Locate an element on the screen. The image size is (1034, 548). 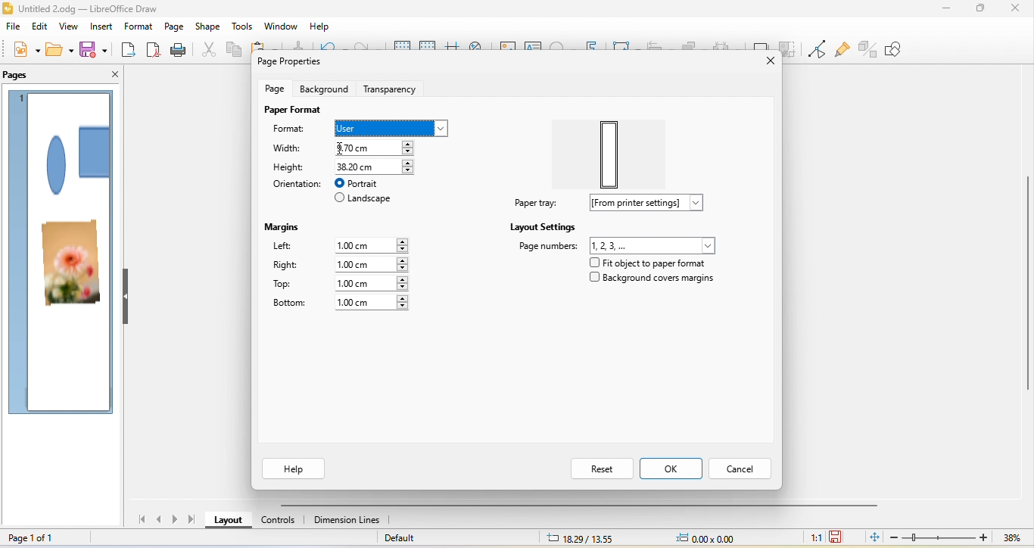
hide is located at coordinates (125, 297).